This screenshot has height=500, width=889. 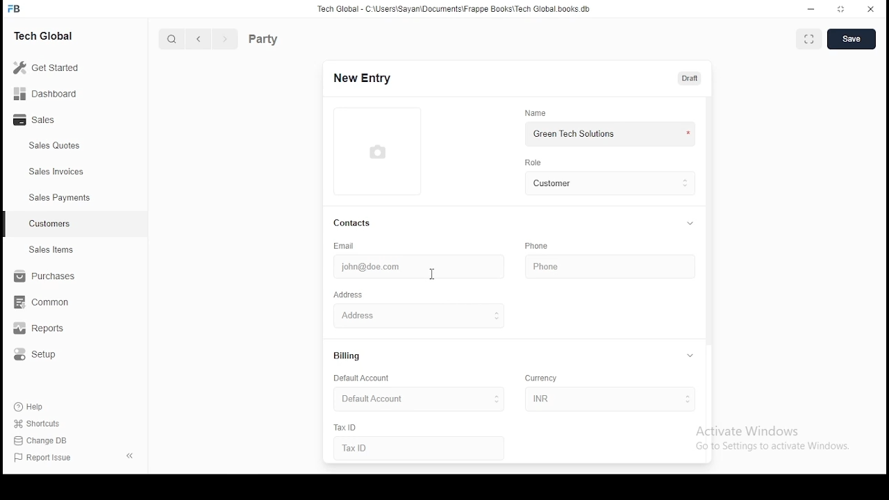 What do you see at coordinates (31, 409) in the screenshot?
I see `Help` at bounding box center [31, 409].